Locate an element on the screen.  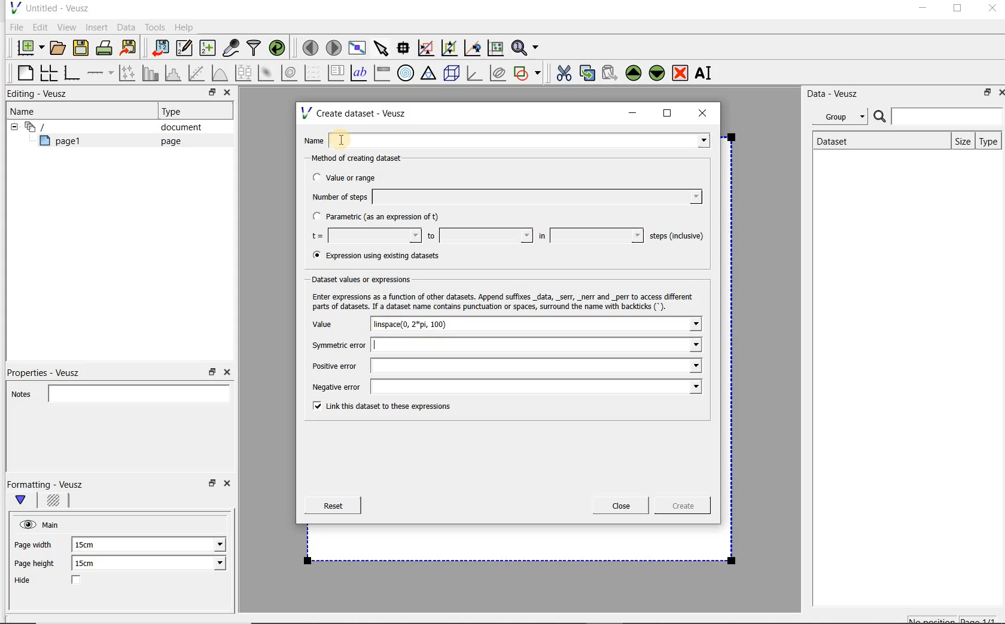
rename the selected widget is located at coordinates (706, 73).